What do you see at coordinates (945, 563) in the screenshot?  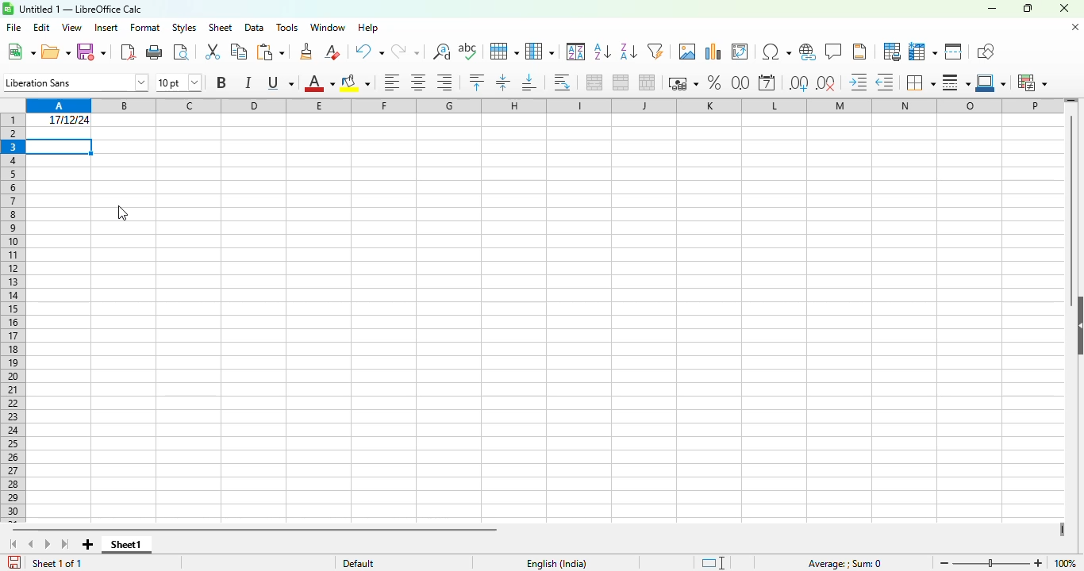 I see `zoom out` at bounding box center [945, 563].